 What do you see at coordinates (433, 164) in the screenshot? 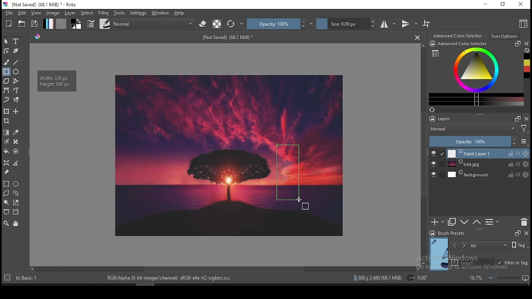
I see `layer visibility on/off` at bounding box center [433, 164].